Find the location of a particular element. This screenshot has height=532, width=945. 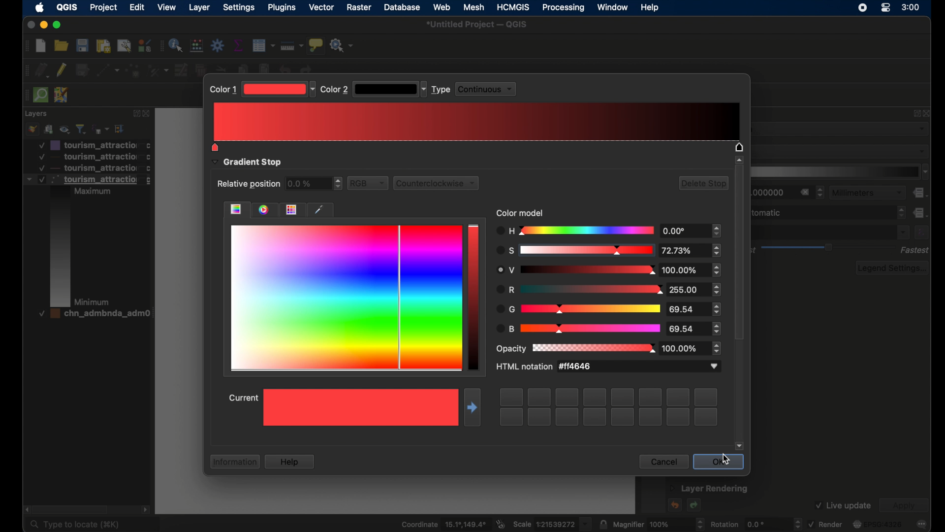

redo is located at coordinates (694, 506).